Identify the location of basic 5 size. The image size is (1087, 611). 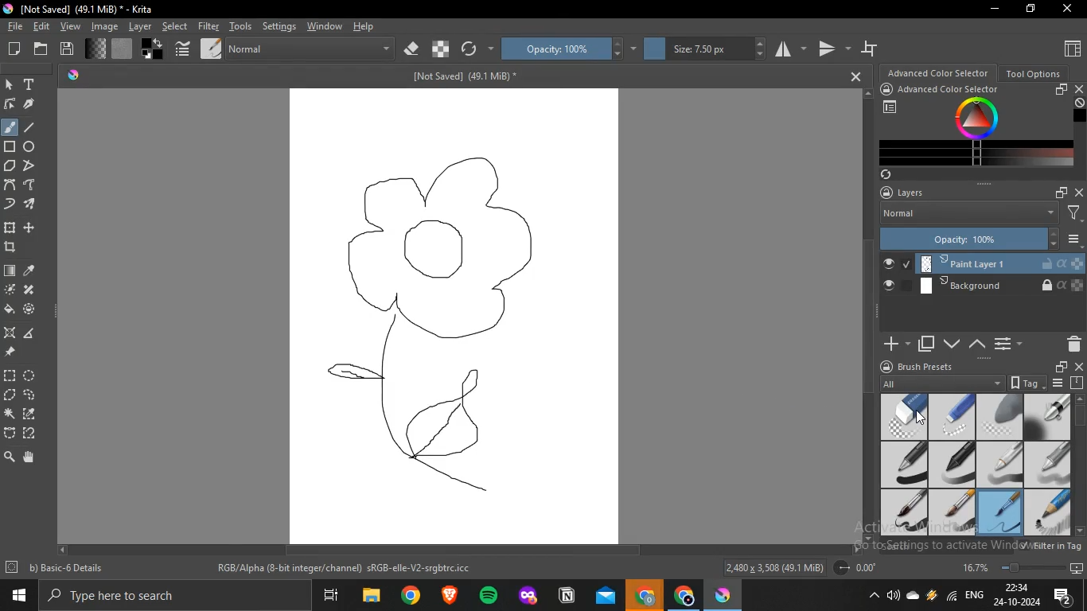
(906, 512).